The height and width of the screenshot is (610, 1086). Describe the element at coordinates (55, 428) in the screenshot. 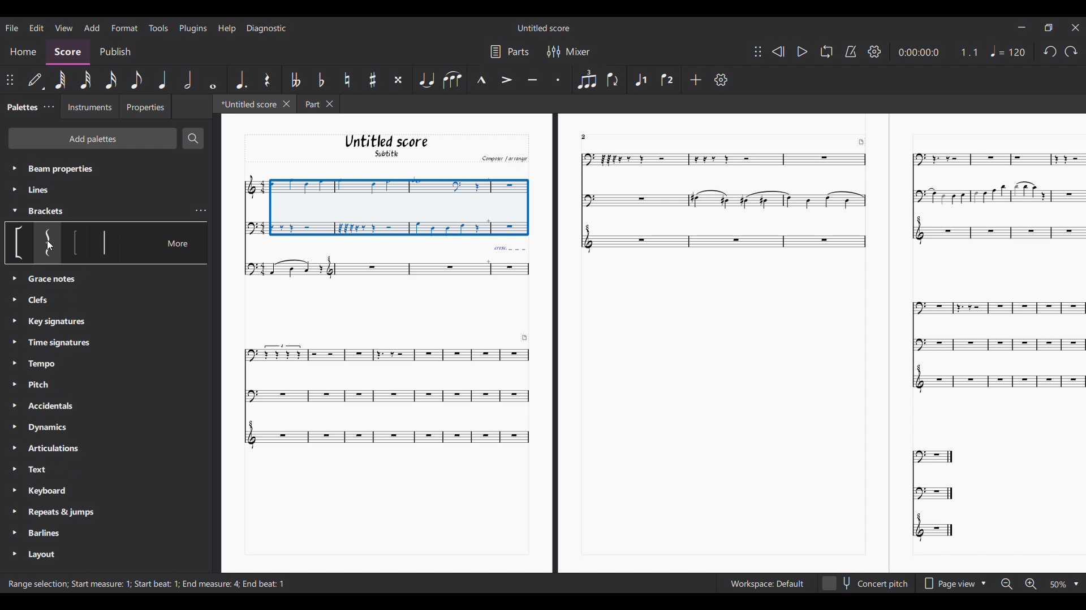

I see `Dynamics` at that location.